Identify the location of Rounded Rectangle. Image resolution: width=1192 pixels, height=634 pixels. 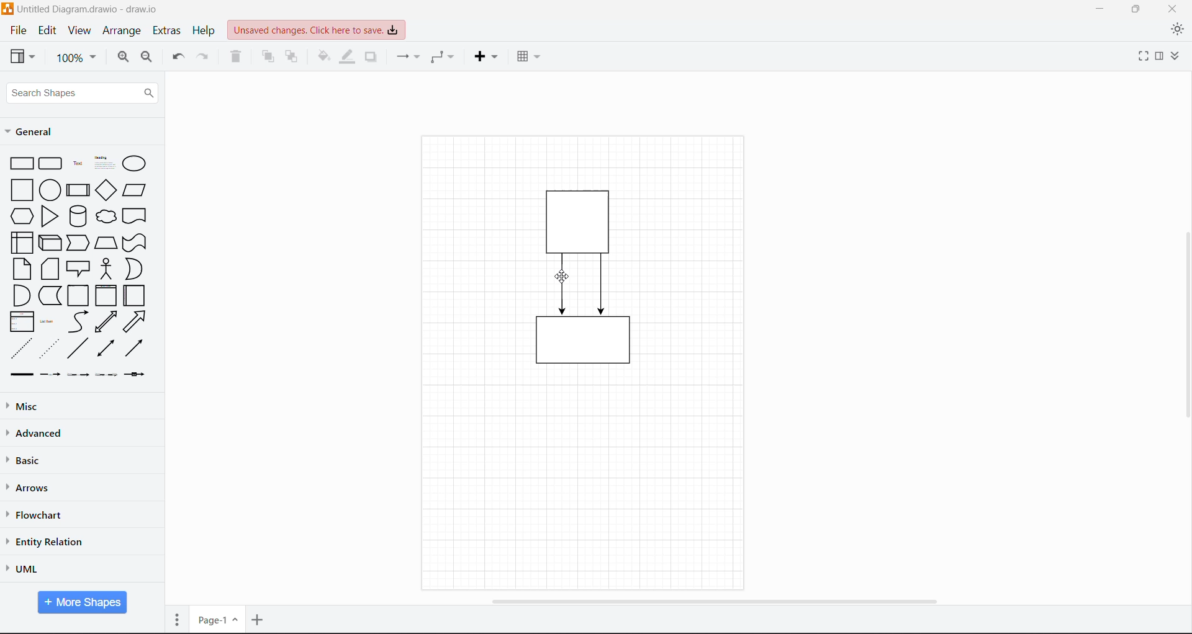
(51, 163).